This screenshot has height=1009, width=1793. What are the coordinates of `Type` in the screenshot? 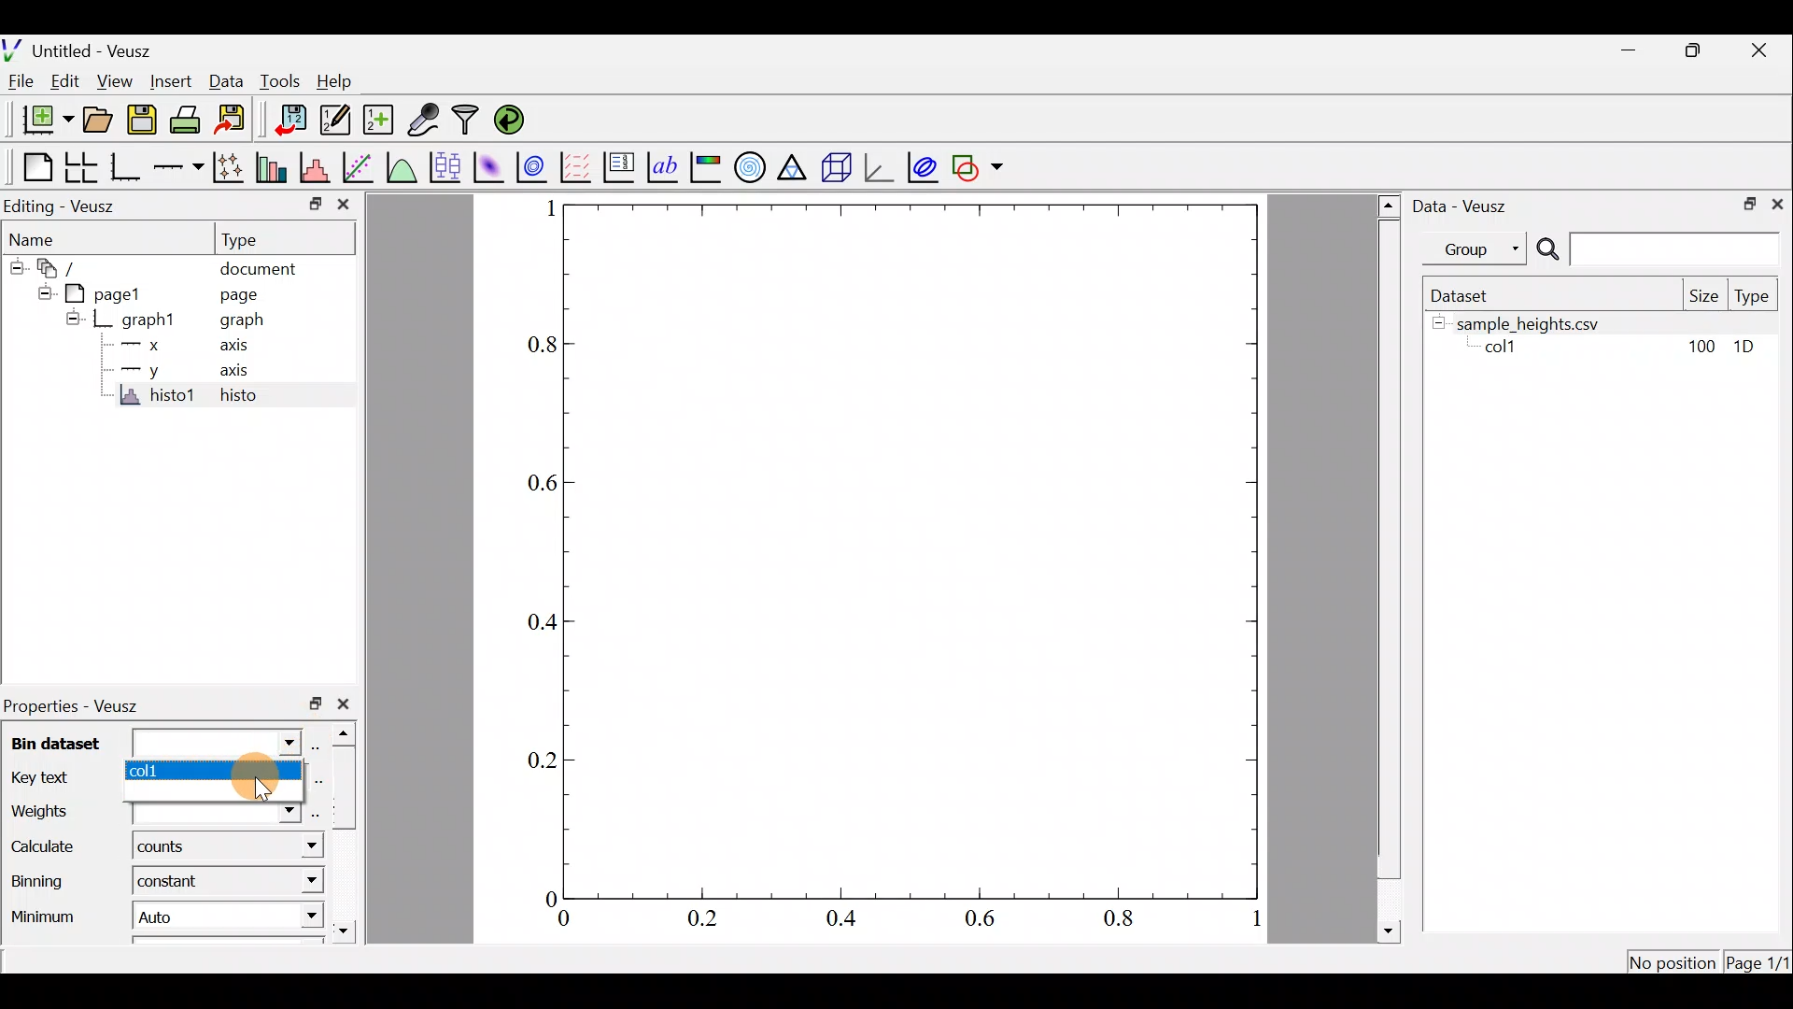 It's located at (254, 238).